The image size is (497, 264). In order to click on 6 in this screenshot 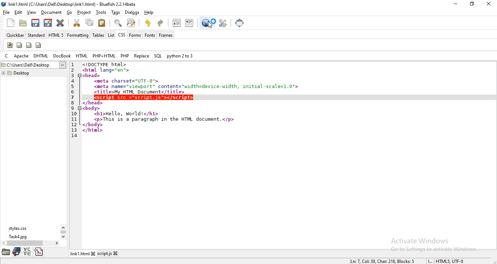, I will do `click(73, 92)`.